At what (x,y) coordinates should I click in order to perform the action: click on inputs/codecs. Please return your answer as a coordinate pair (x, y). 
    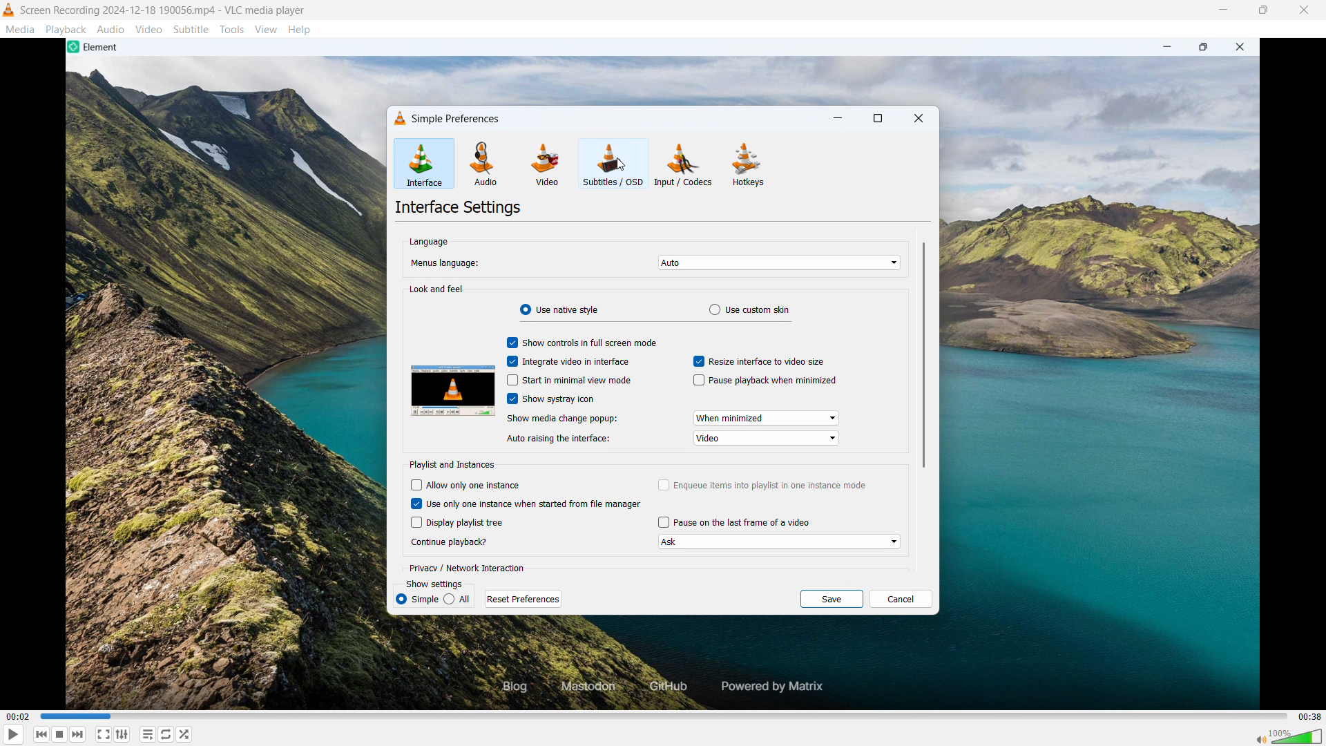
    Looking at the image, I should click on (684, 164).